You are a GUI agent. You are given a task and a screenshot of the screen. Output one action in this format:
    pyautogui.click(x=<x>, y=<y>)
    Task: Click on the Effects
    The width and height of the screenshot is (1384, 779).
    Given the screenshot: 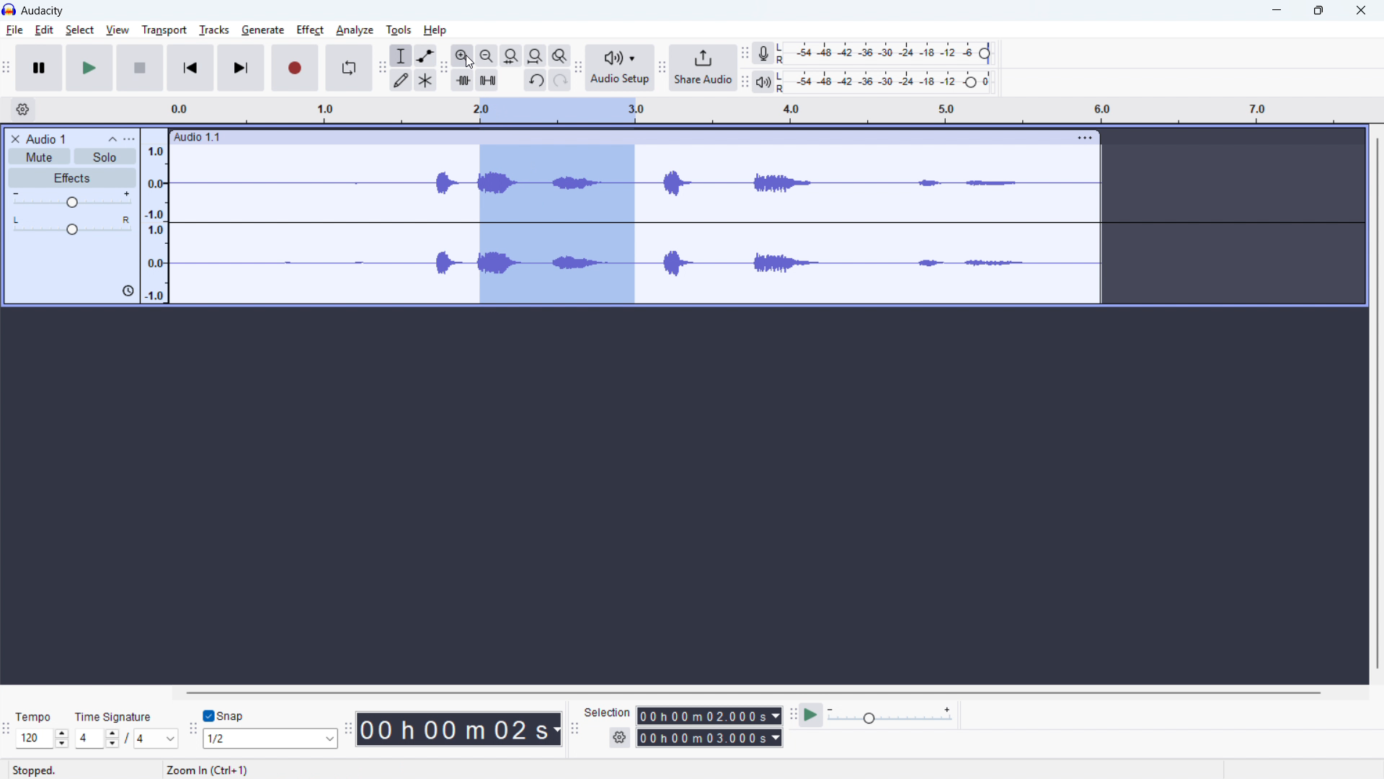 What is the action you would take?
    pyautogui.click(x=72, y=177)
    